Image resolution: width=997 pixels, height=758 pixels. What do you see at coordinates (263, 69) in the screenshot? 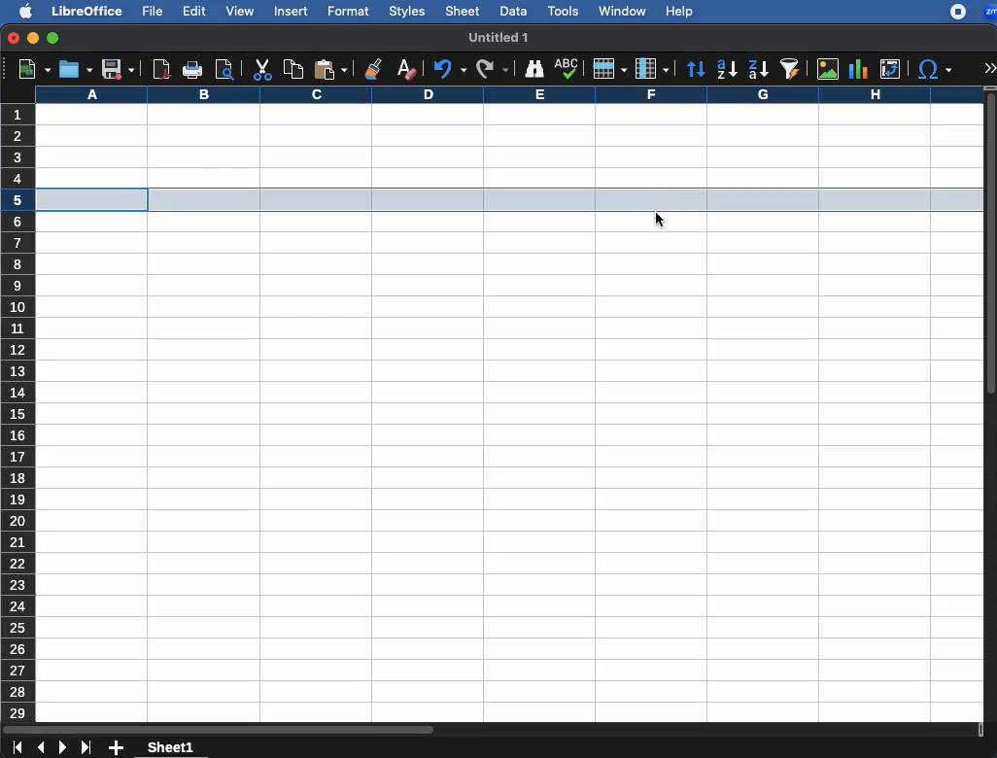
I see `cut` at bounding box center [263, 69].